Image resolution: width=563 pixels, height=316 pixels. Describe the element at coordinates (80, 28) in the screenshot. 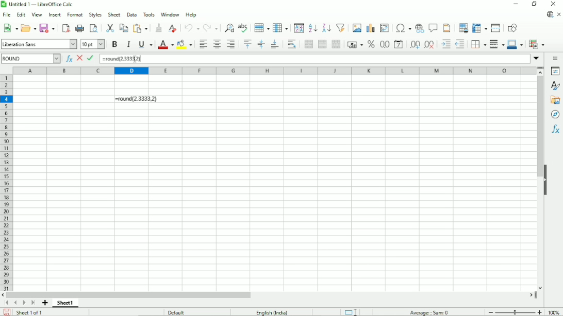

I see `print` at that location.